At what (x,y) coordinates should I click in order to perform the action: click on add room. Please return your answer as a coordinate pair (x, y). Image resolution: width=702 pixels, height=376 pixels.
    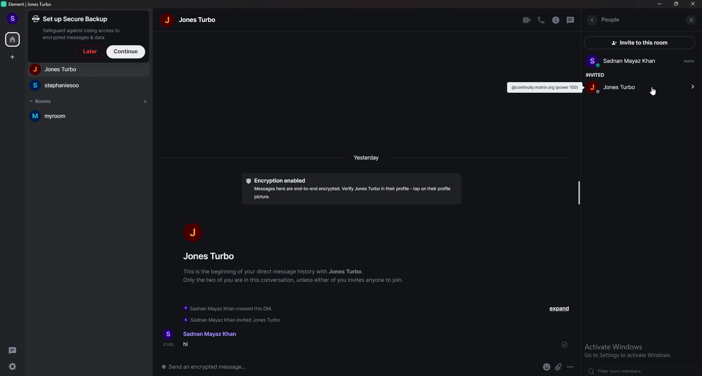
    Looking at the image, I should click on (145, 102).